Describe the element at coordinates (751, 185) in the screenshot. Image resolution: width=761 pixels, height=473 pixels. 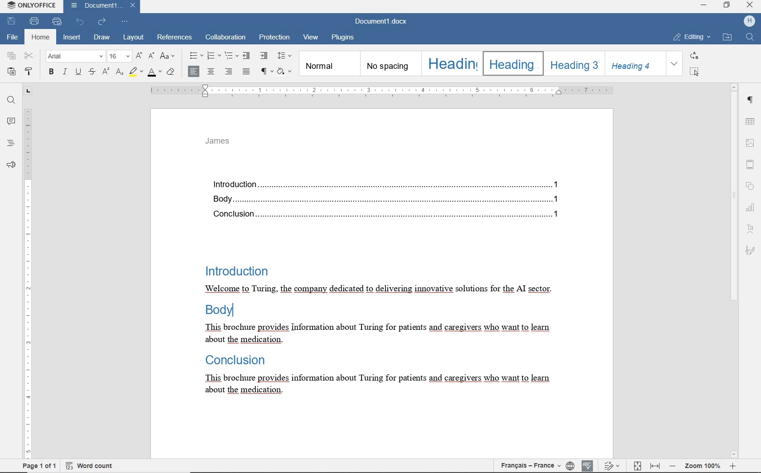
I see `SHAPE` at that location.